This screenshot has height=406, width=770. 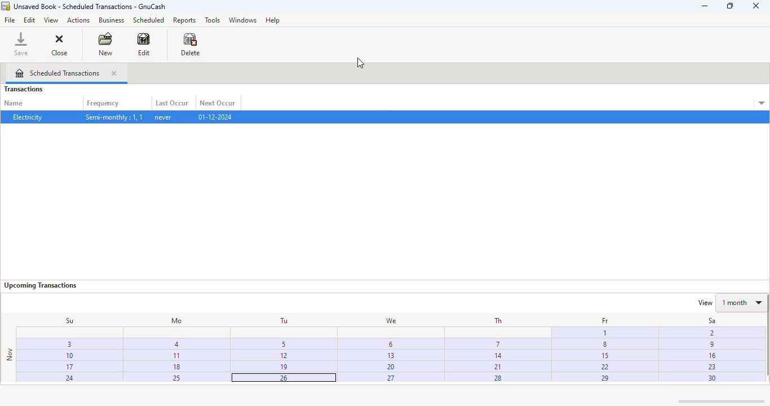 I want to click on help, so click(x=272, y=20).